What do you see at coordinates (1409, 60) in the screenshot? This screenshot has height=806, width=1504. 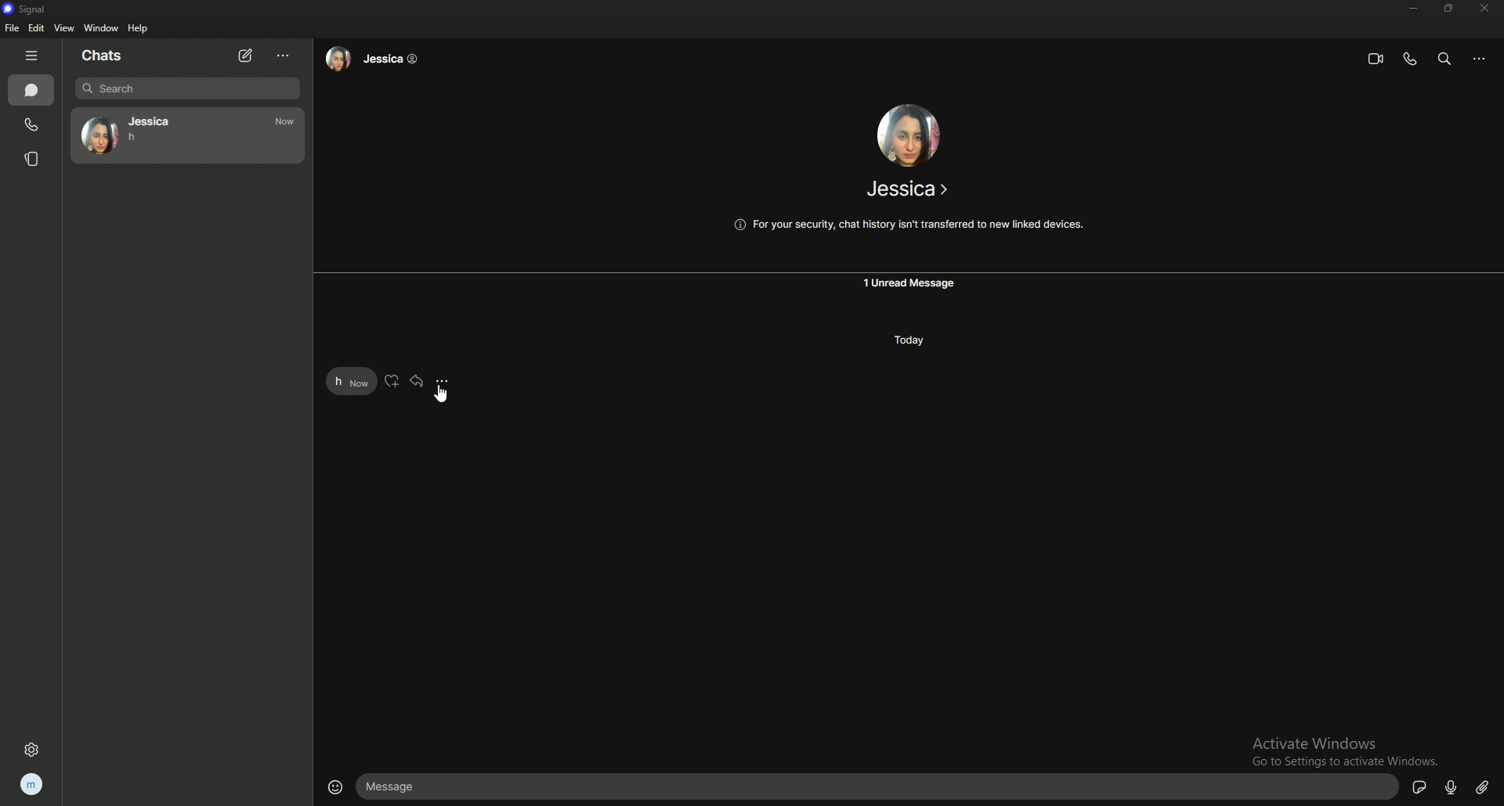 I see `voice call` at bounding box center [1409, 60].